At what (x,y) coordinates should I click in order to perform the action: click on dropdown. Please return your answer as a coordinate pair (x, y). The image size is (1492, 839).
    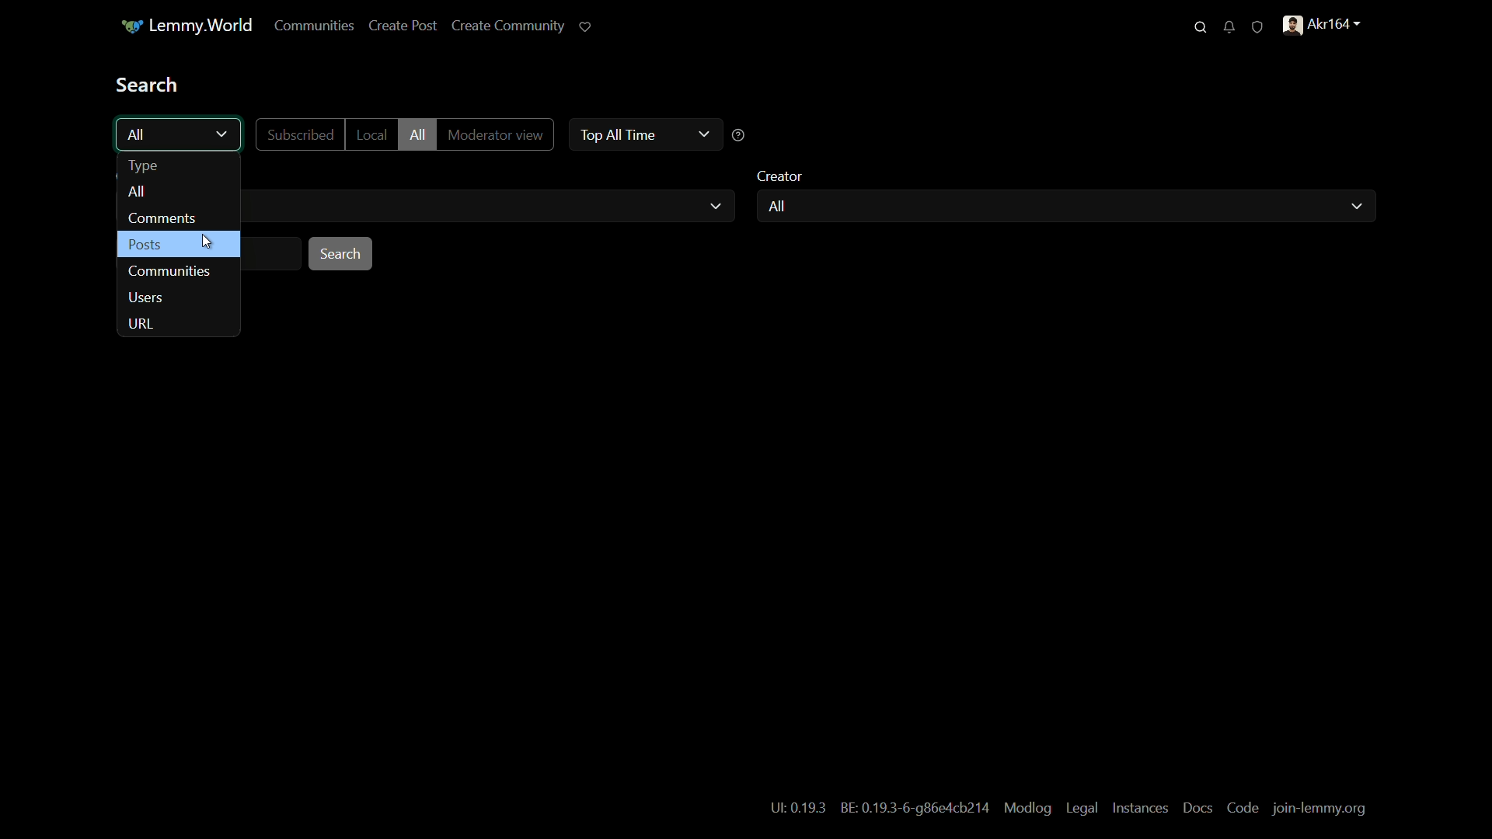
    Looking at the image, I should click on (1355, 207).